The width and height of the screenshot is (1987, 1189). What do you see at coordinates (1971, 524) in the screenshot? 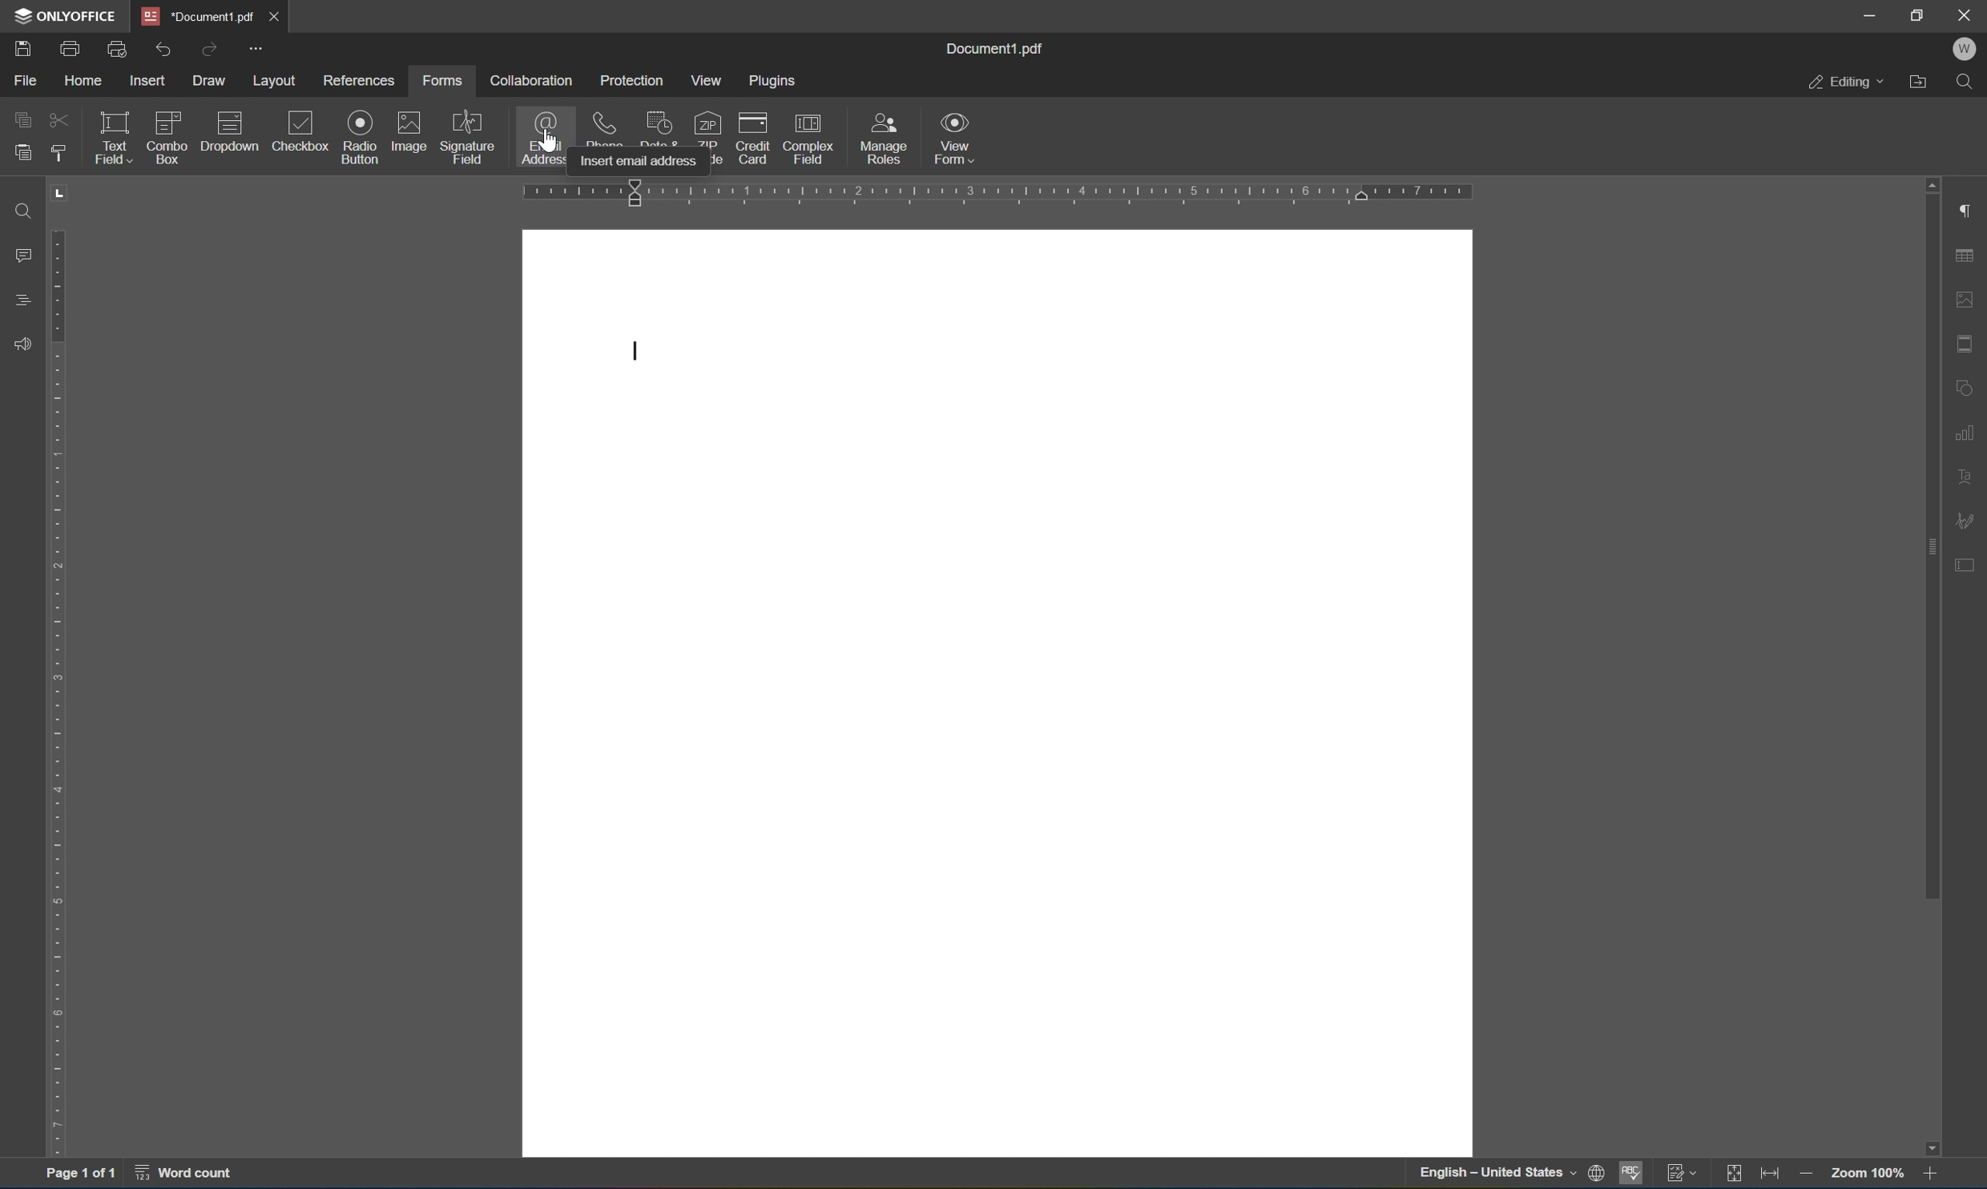
I see `signature settings` at bounding box center [1971, 524].